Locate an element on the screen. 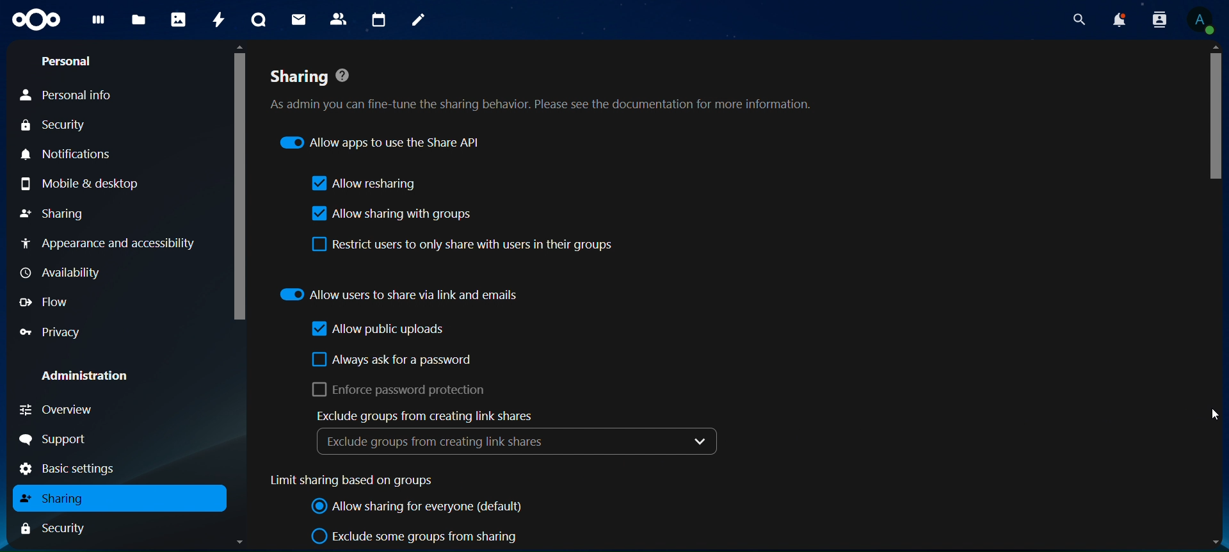  restrict users to only share with users in their groups is located at coordinates (465, 244).